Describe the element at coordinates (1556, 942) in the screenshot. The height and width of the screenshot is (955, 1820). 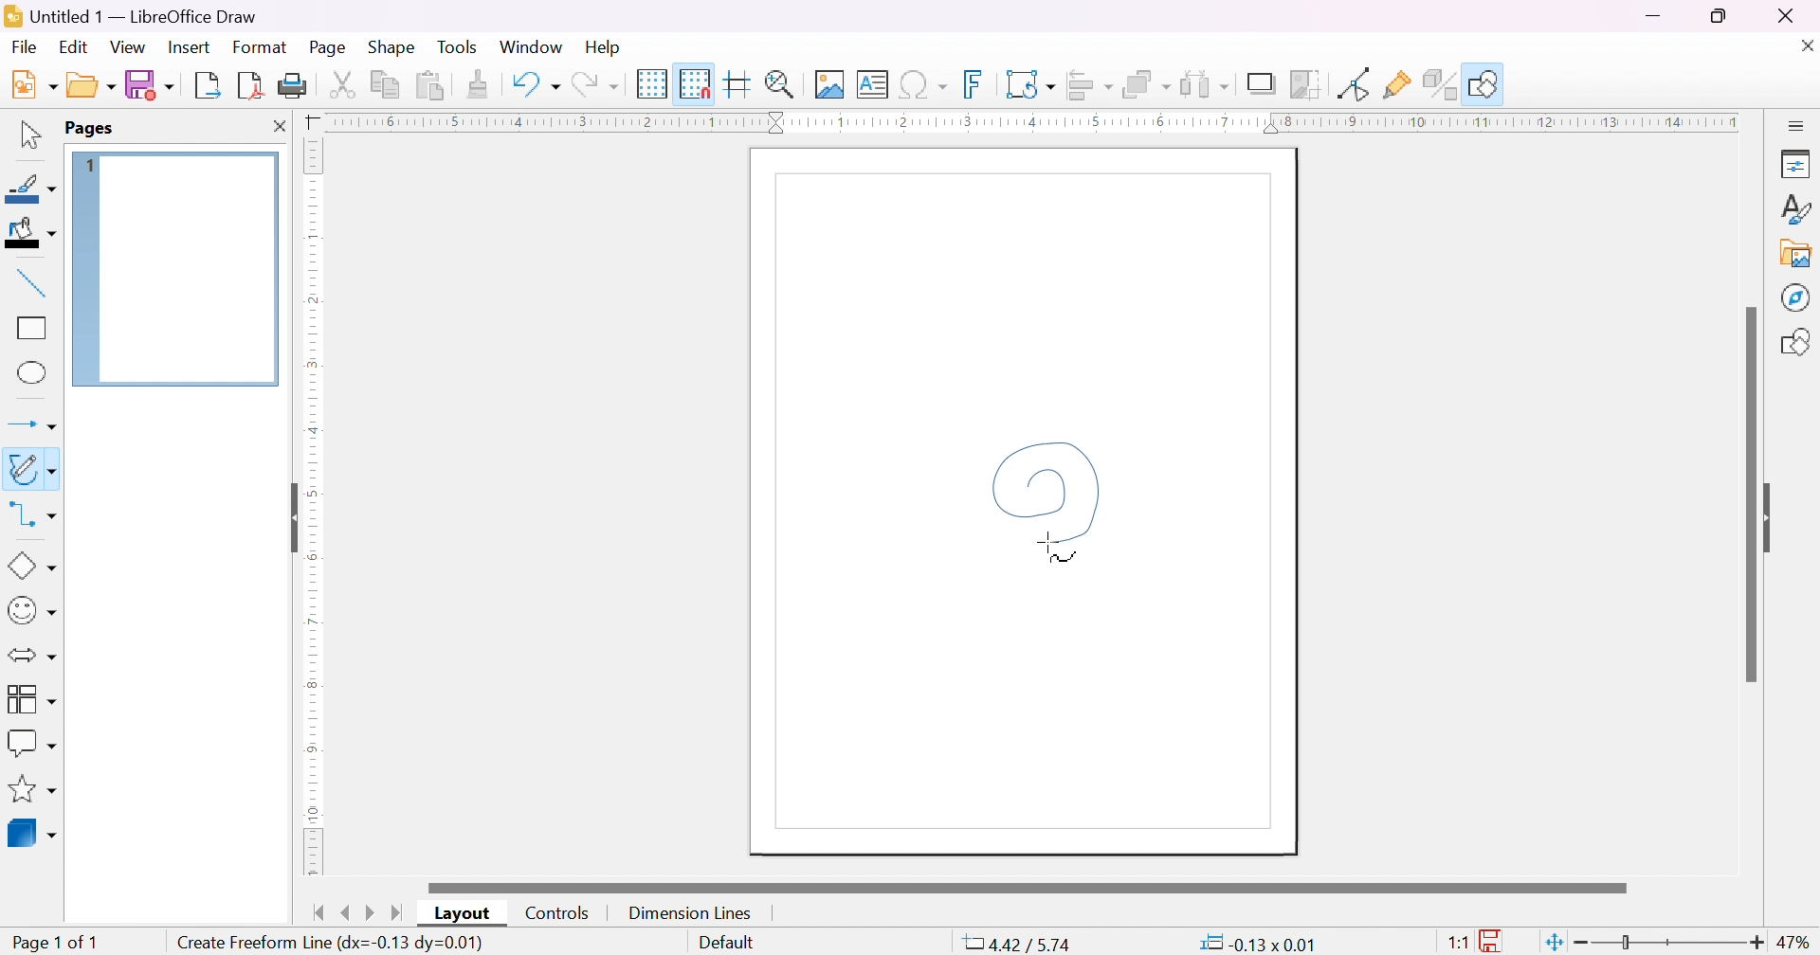
I see `fit page to current window` at that location.